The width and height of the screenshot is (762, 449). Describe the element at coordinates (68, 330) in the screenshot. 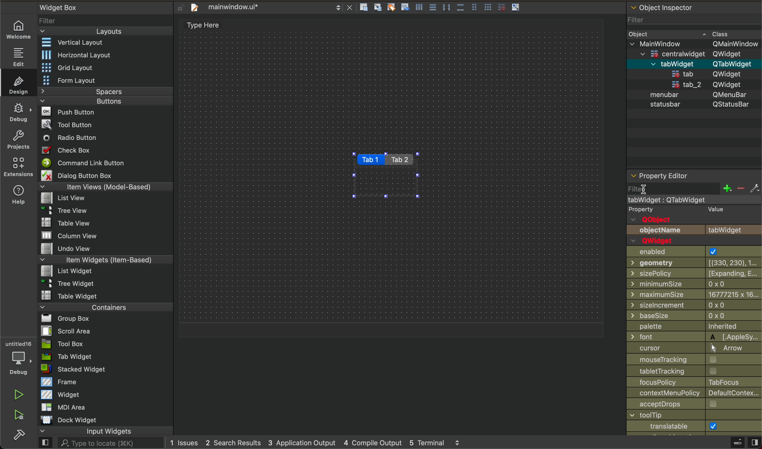

I see `Scroll Area` at that location.